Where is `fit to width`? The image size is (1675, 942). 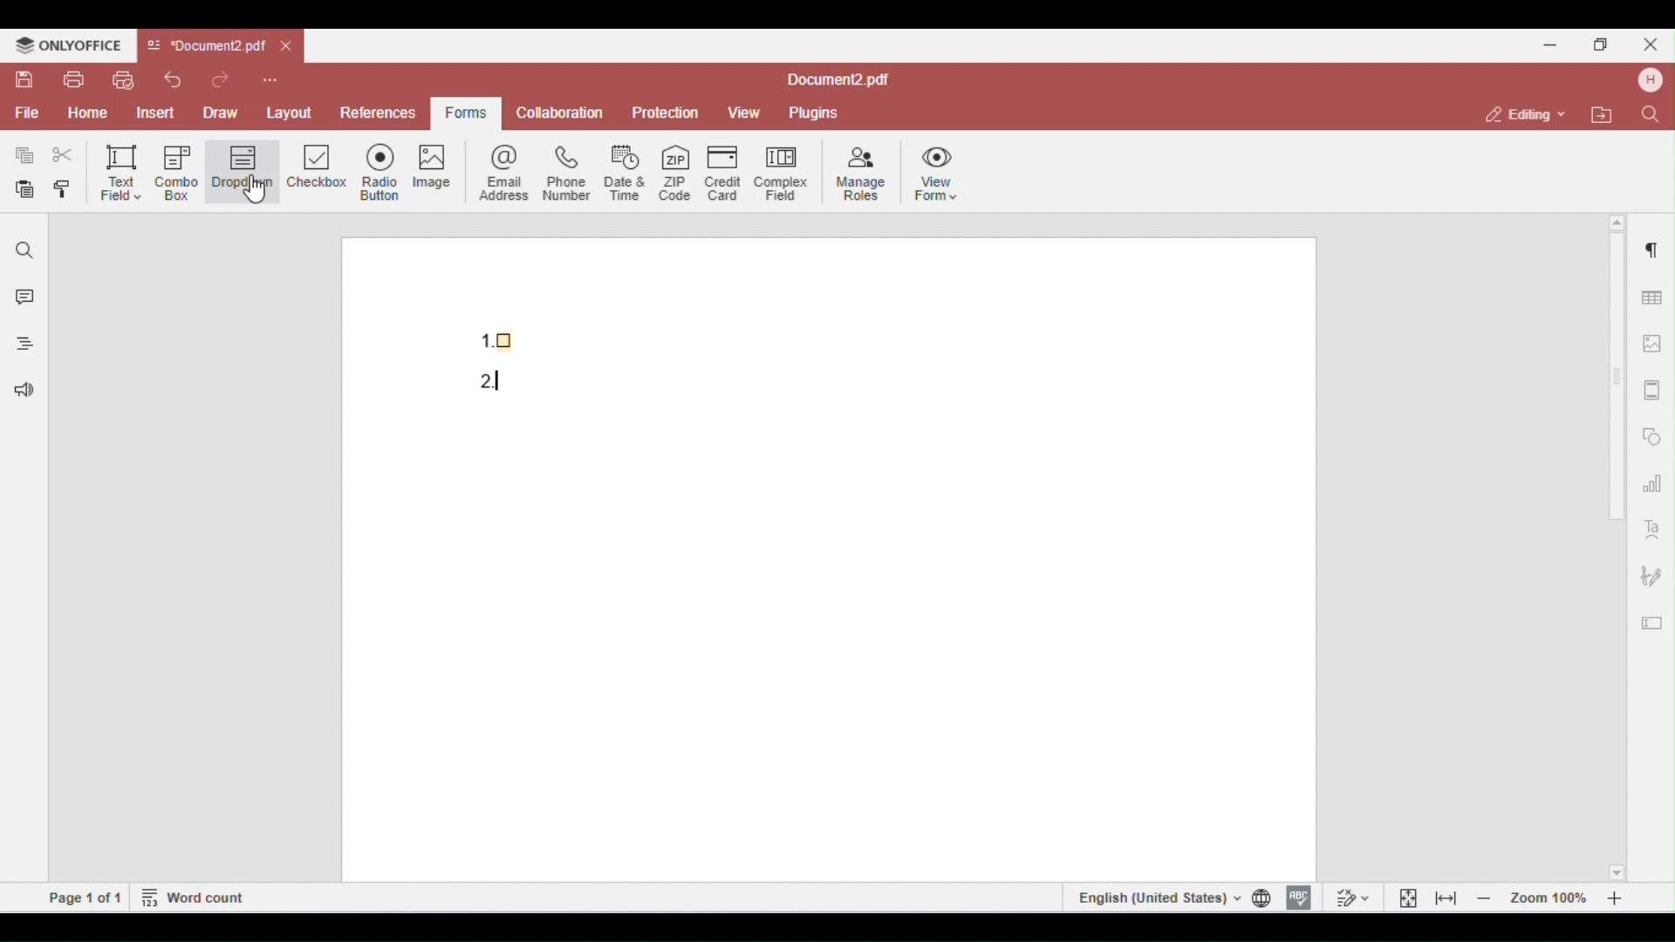
fit to width is located at coordinates (1446, 898).